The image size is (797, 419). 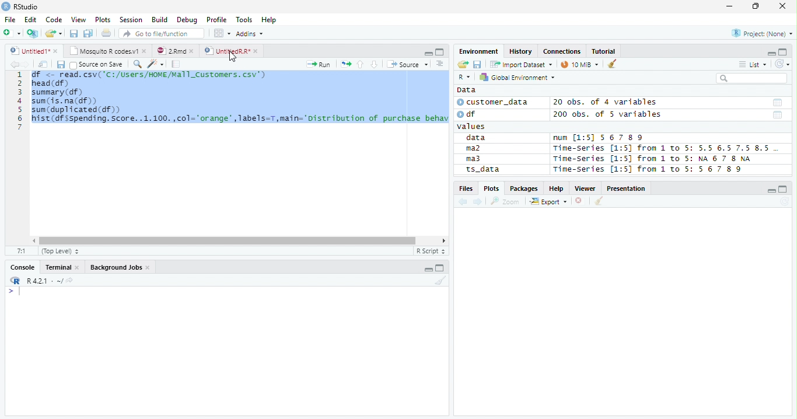 What do you see at coordinates (562, 51) in the screenshot?
I see `Connections` at bounding box center [562, 51].